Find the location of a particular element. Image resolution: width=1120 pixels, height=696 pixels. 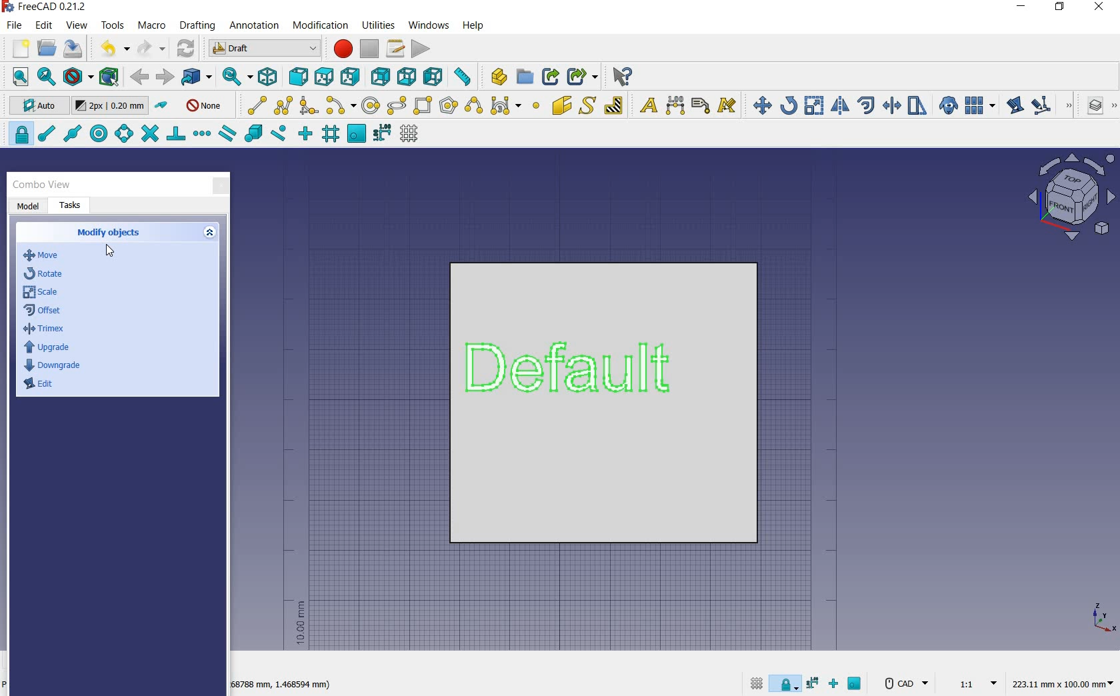

system name is located at coordinates (48, 7).